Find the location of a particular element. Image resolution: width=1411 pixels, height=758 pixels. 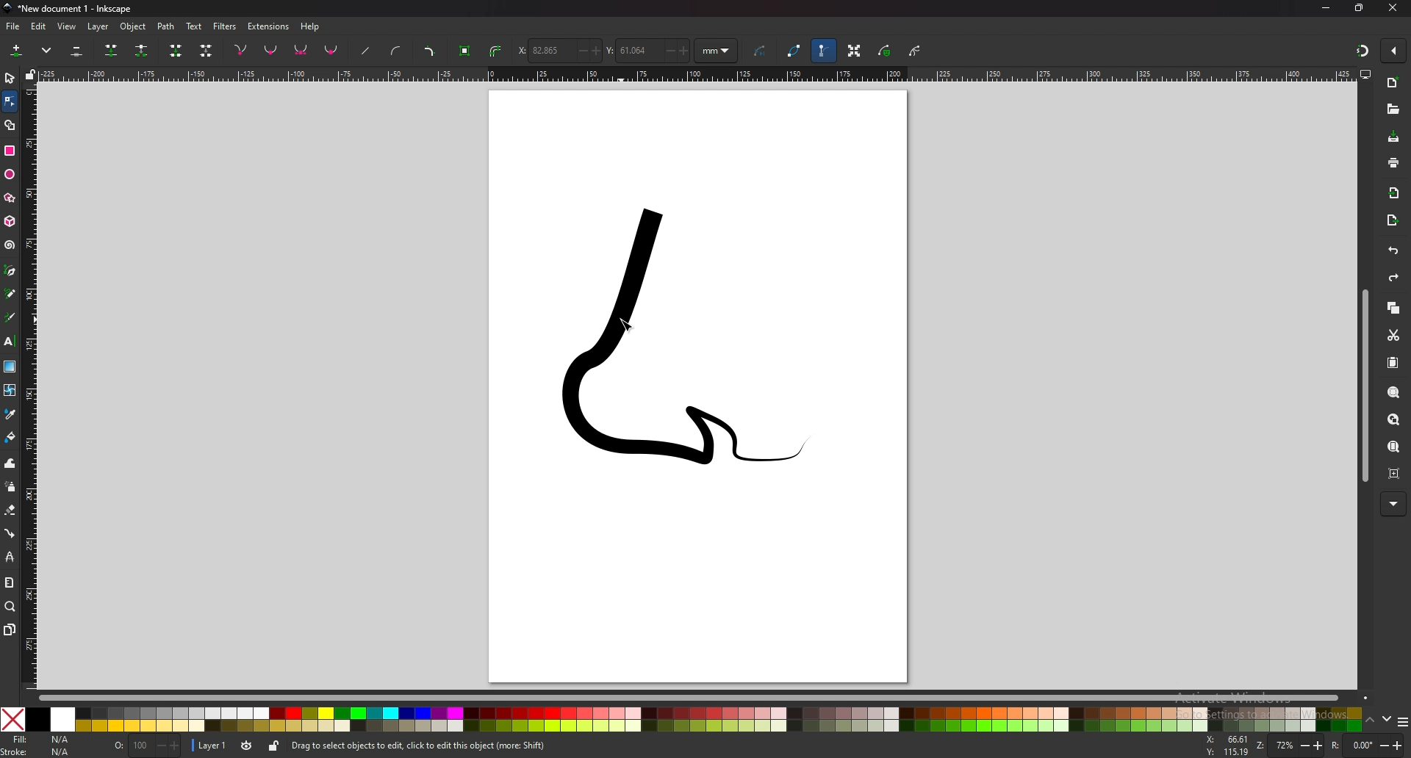

undo is located at coordinates (1390, 251).